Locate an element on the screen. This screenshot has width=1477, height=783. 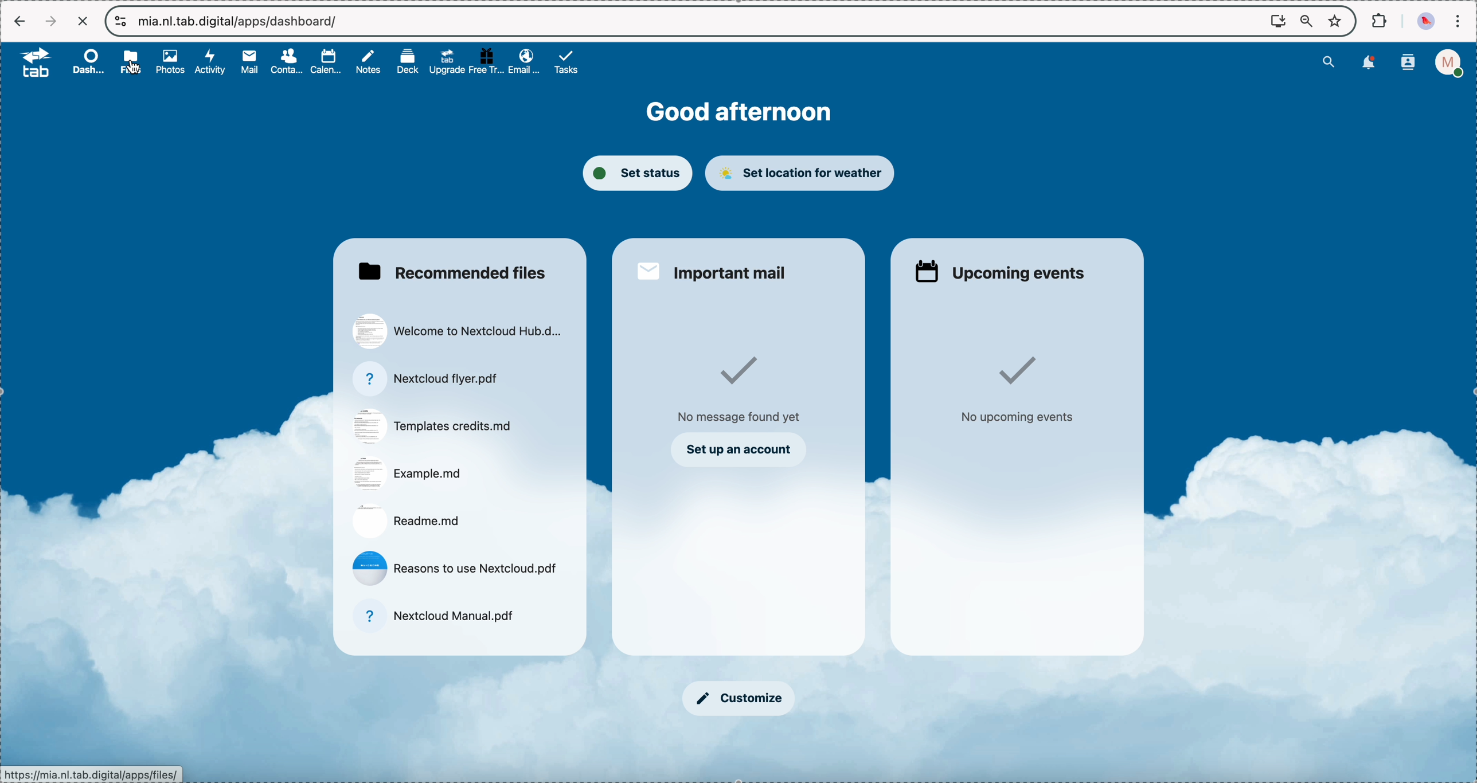
photos is located at coordinates (174, 62).